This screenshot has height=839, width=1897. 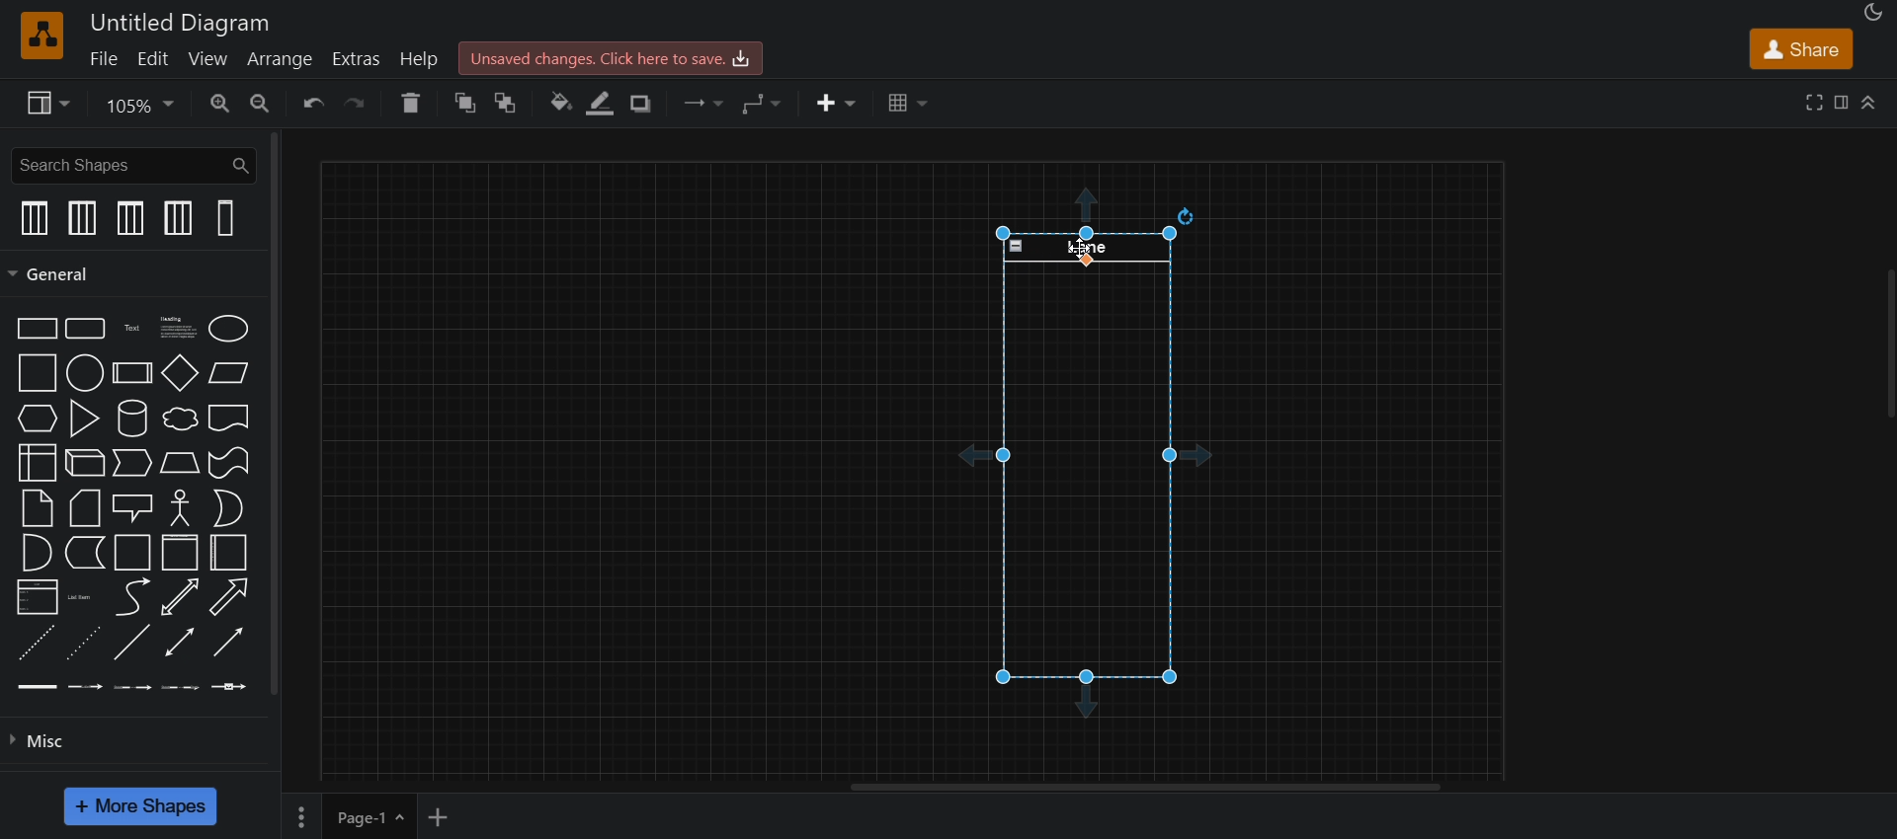 I want to click on connector with 2 labels, so click(x=134, y=687).